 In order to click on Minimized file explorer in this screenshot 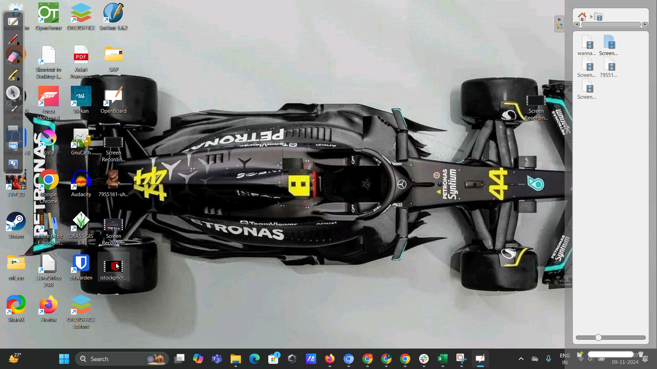, I will do `click(234, 359)`.